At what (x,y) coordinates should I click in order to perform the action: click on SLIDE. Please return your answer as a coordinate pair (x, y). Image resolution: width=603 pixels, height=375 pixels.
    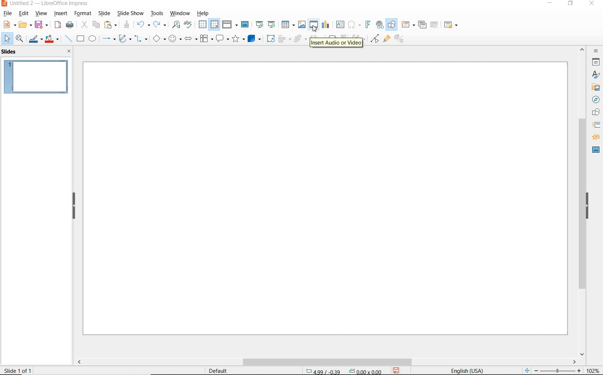
    Looking at the image, I should click on (104, 13).